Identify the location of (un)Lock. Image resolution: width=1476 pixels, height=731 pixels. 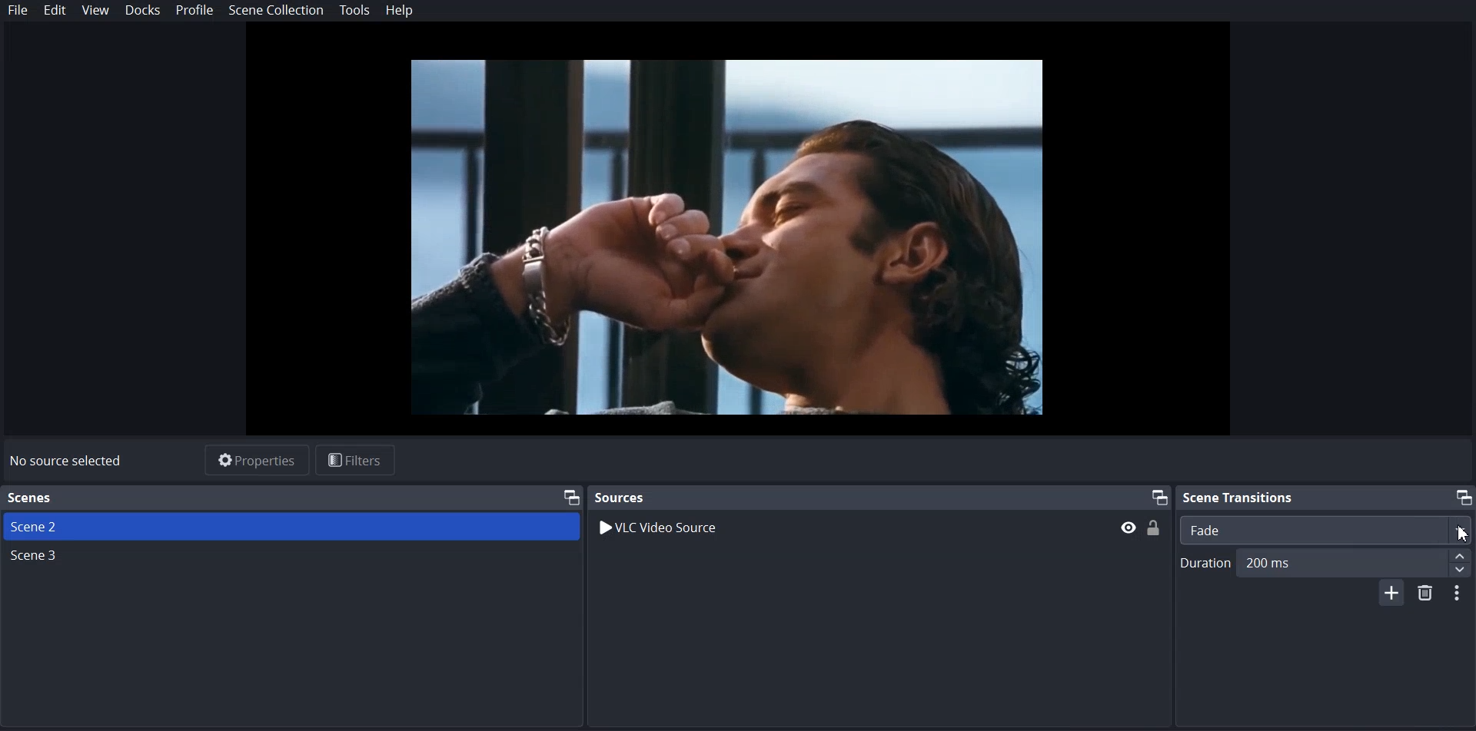
(1155, 527).